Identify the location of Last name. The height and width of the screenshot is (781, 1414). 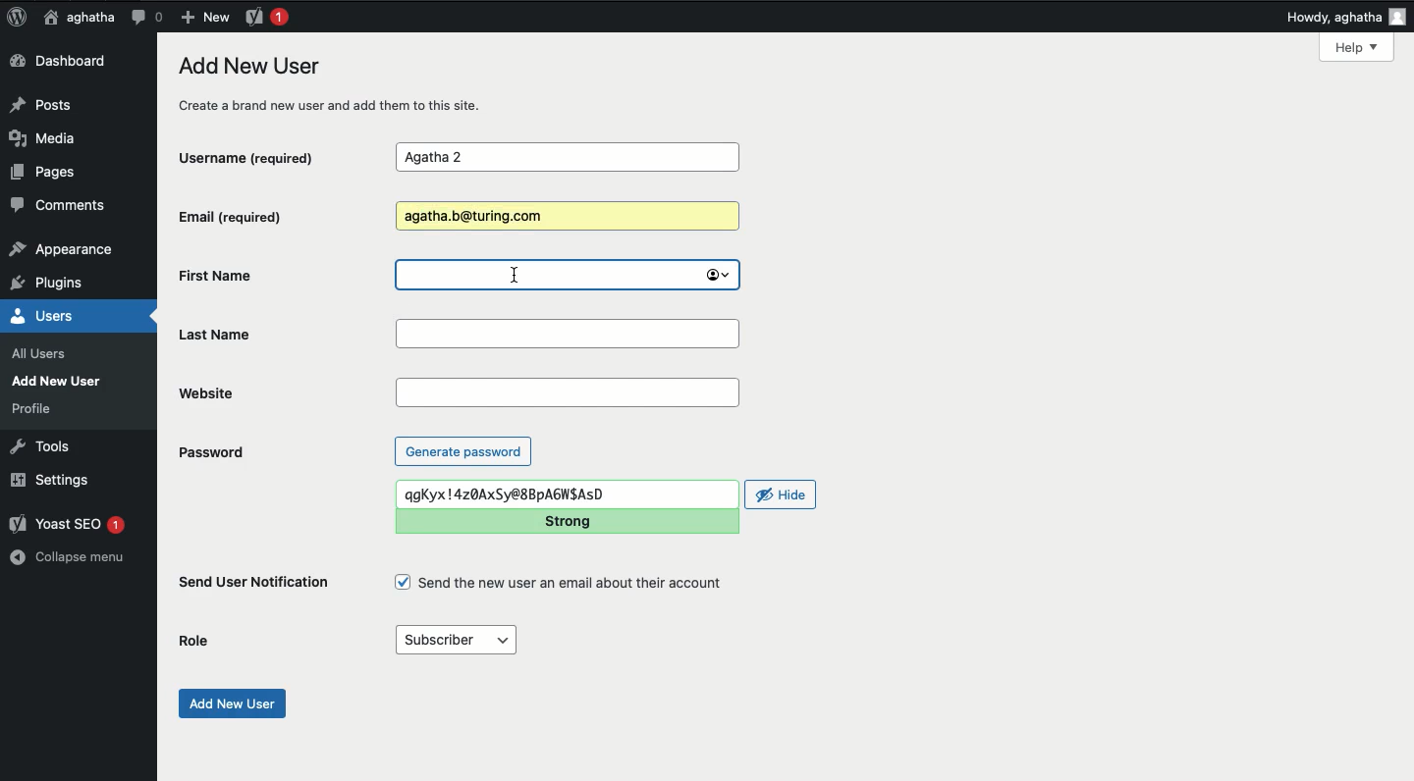
(569, 336).